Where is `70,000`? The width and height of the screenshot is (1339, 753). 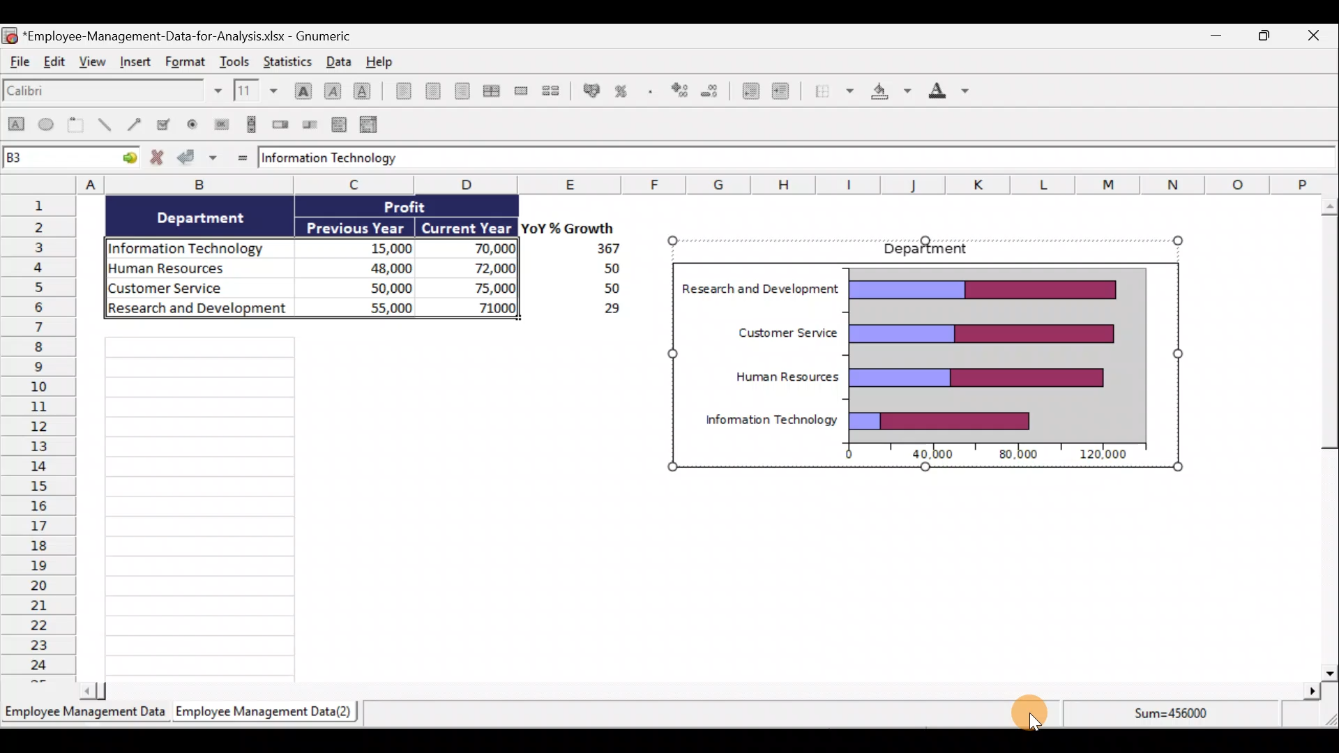
70,000 is located at coordinates (481, 250).